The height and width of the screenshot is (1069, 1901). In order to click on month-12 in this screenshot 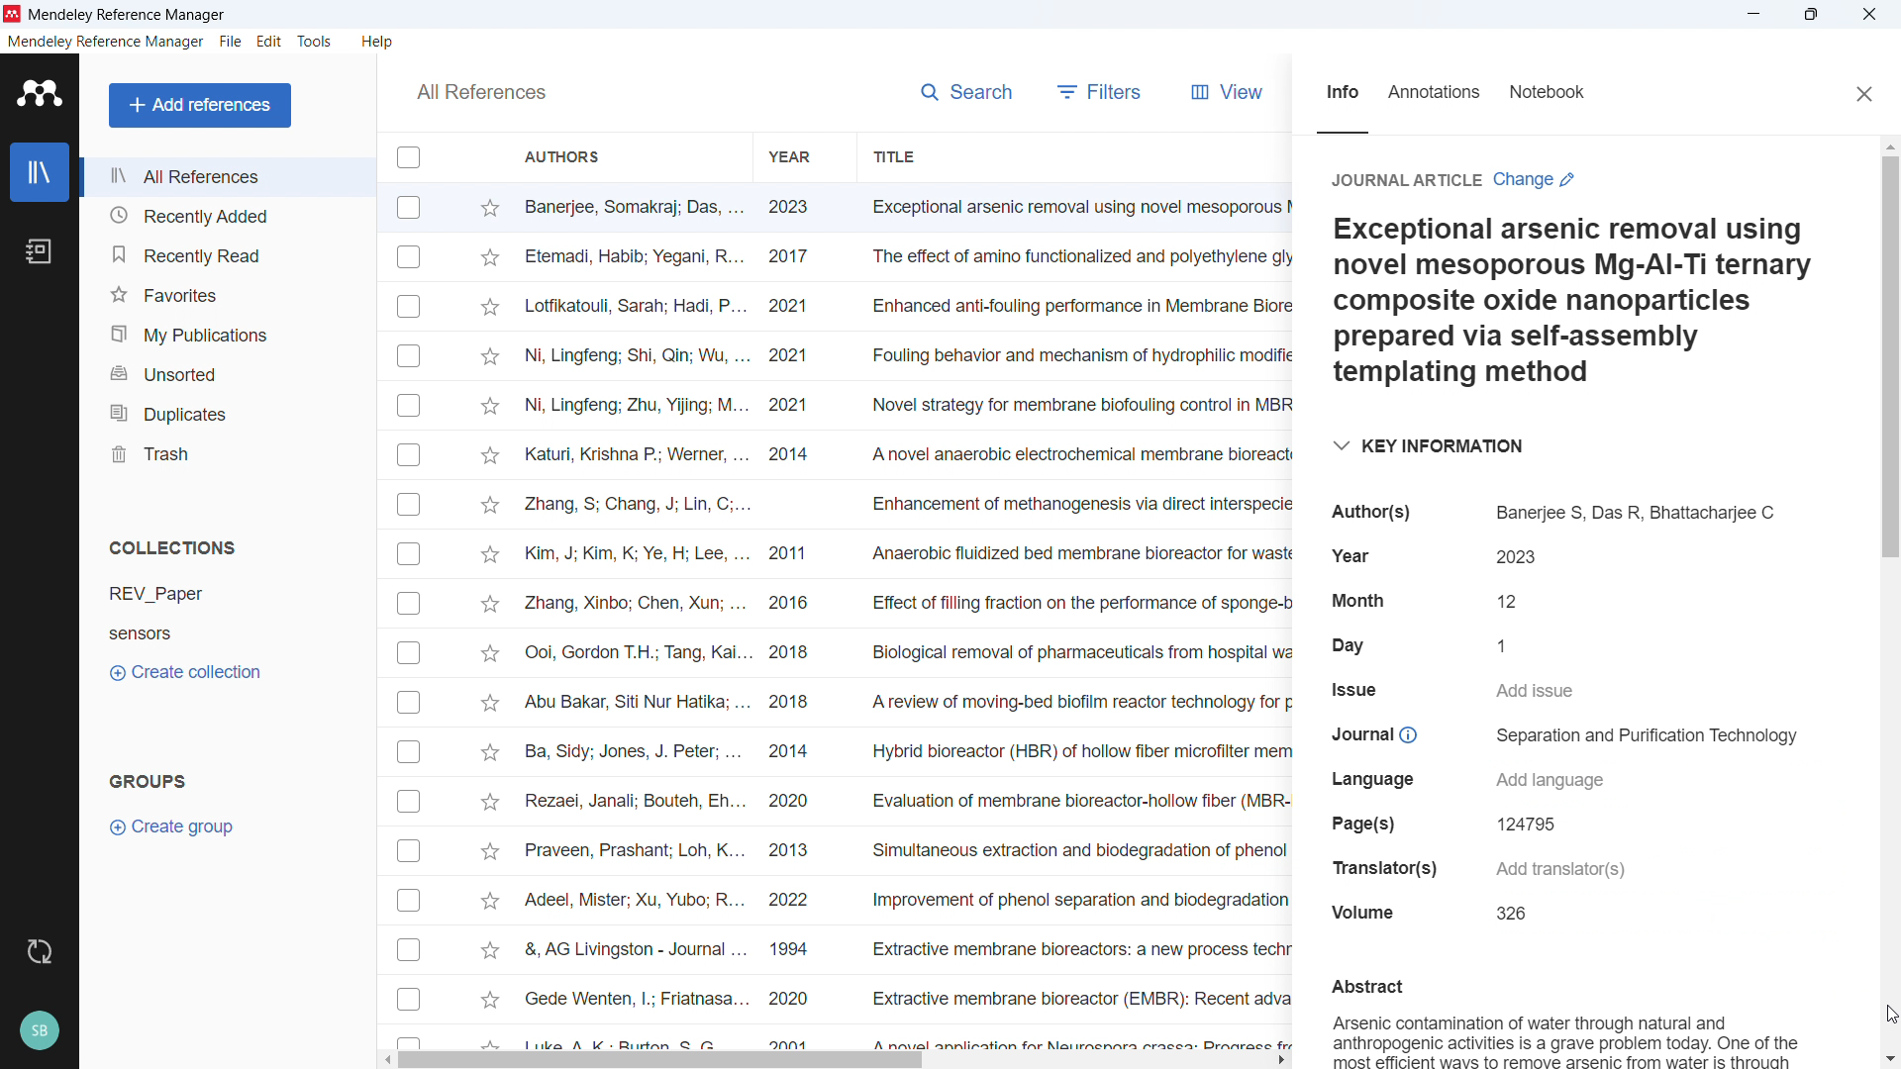, I will do `click(1507, 598)`.